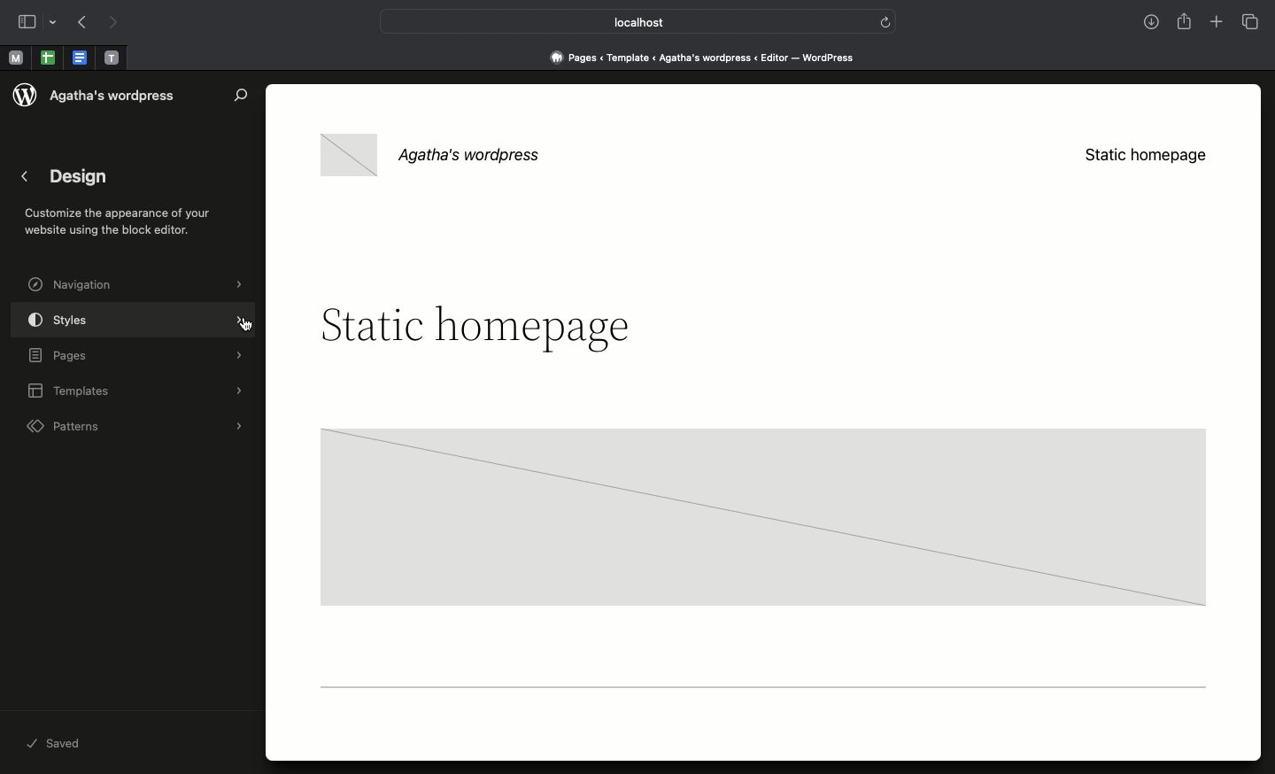 The height and width of the screenshot is (774, 1275). I want to click on Sidebar, so click(27, 22).